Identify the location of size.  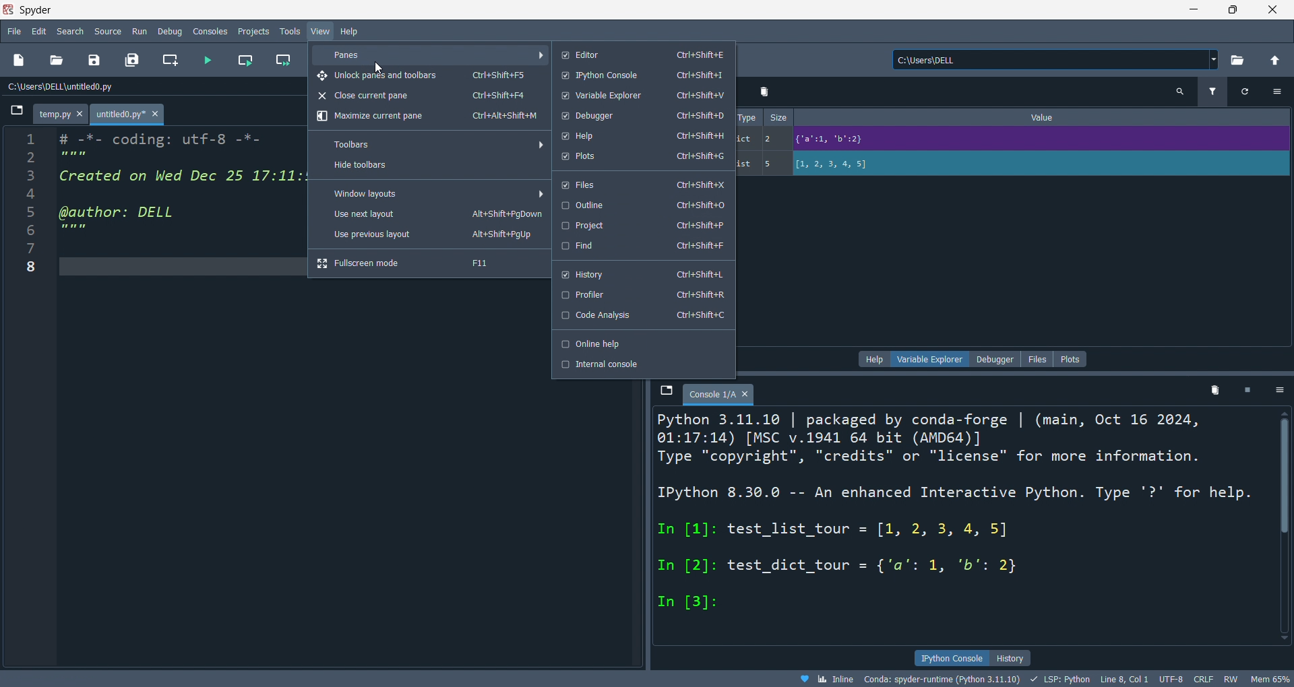
(778, 141).